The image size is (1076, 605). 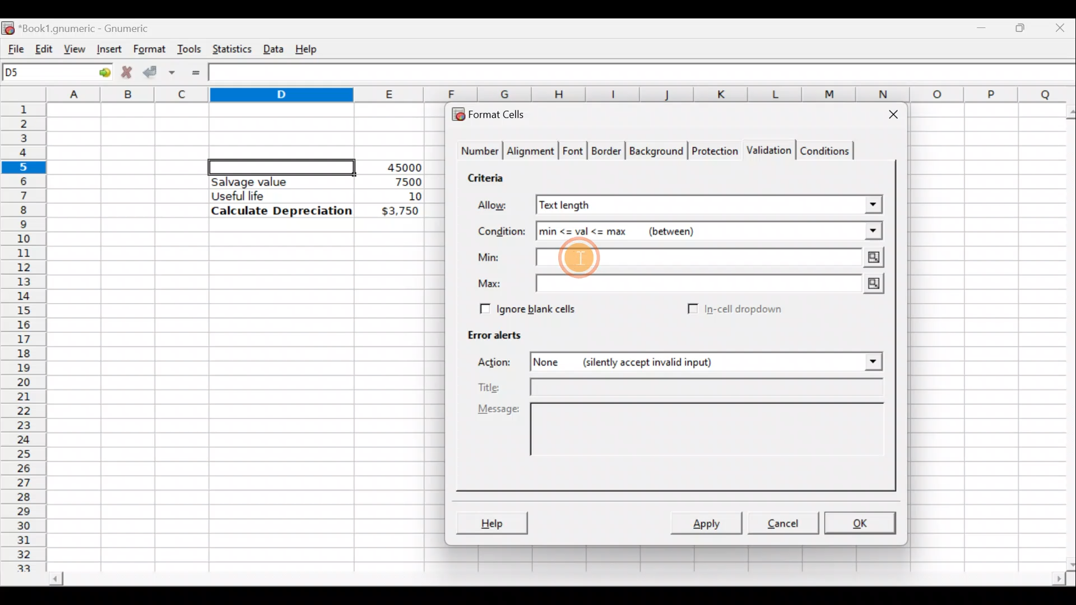 I want to click on Insert, so click(x=108, y=49).